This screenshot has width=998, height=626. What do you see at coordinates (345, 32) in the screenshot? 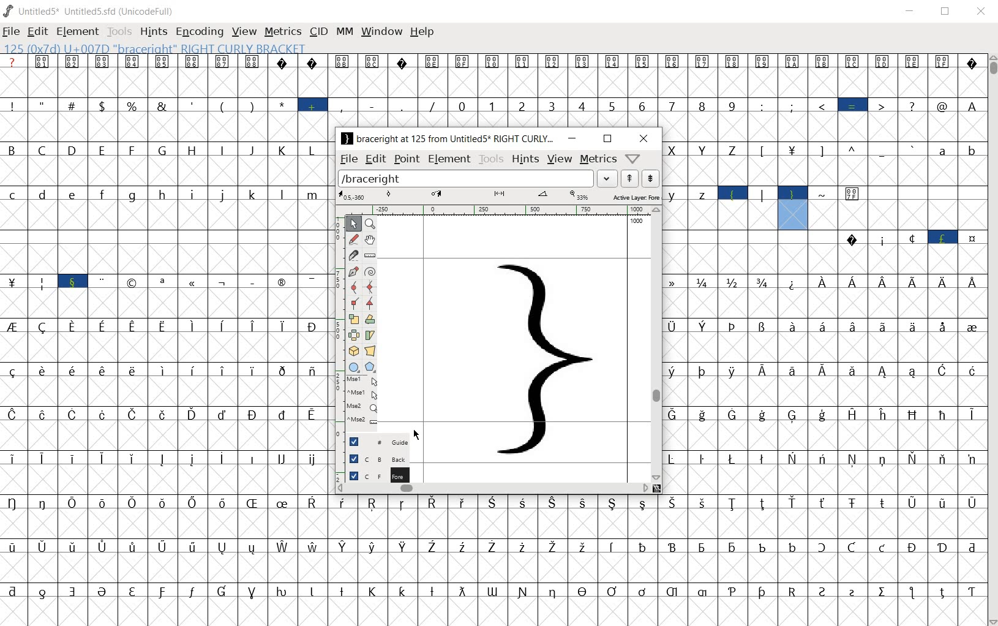
I see `MM` at bounding box center [345, 32].